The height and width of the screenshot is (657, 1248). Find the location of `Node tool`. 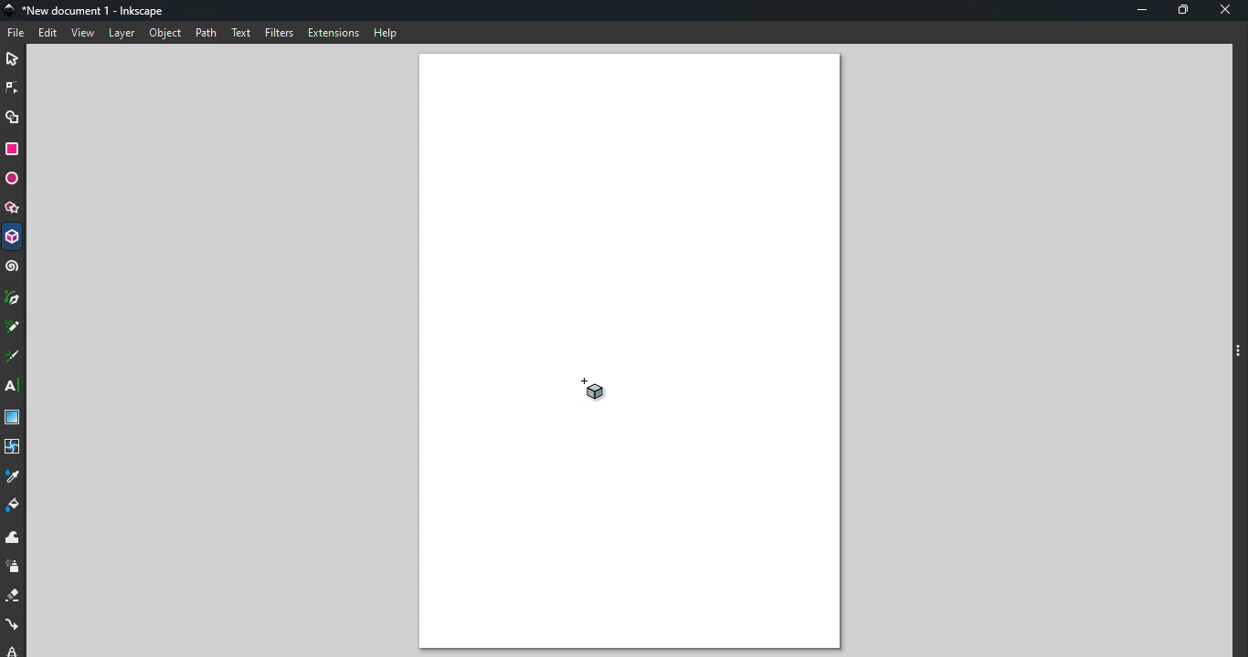

Node tool is located at coordinates (13, 89).